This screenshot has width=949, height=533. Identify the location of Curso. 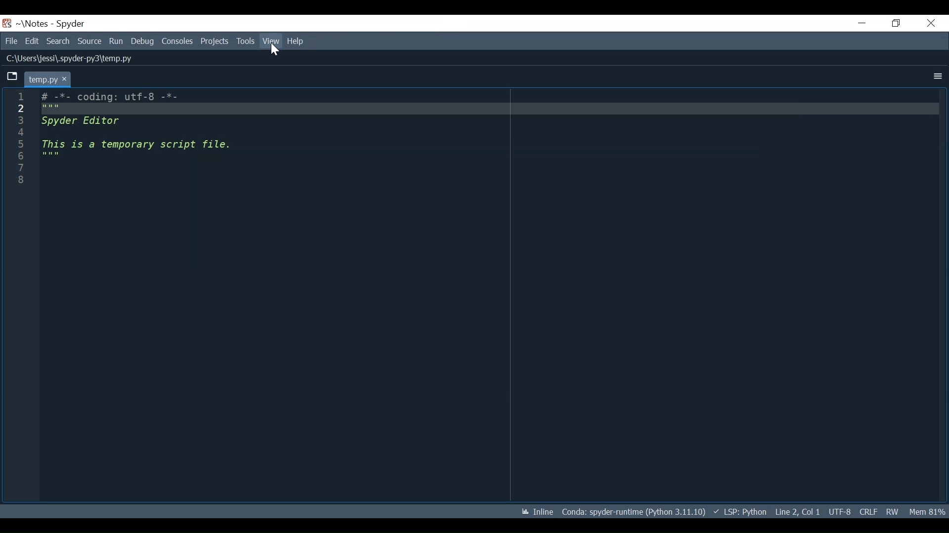
(839, 512).